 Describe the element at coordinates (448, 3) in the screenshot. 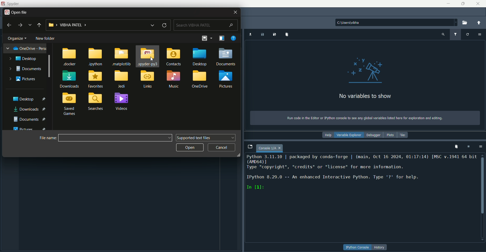

I see `minimize` at that location.